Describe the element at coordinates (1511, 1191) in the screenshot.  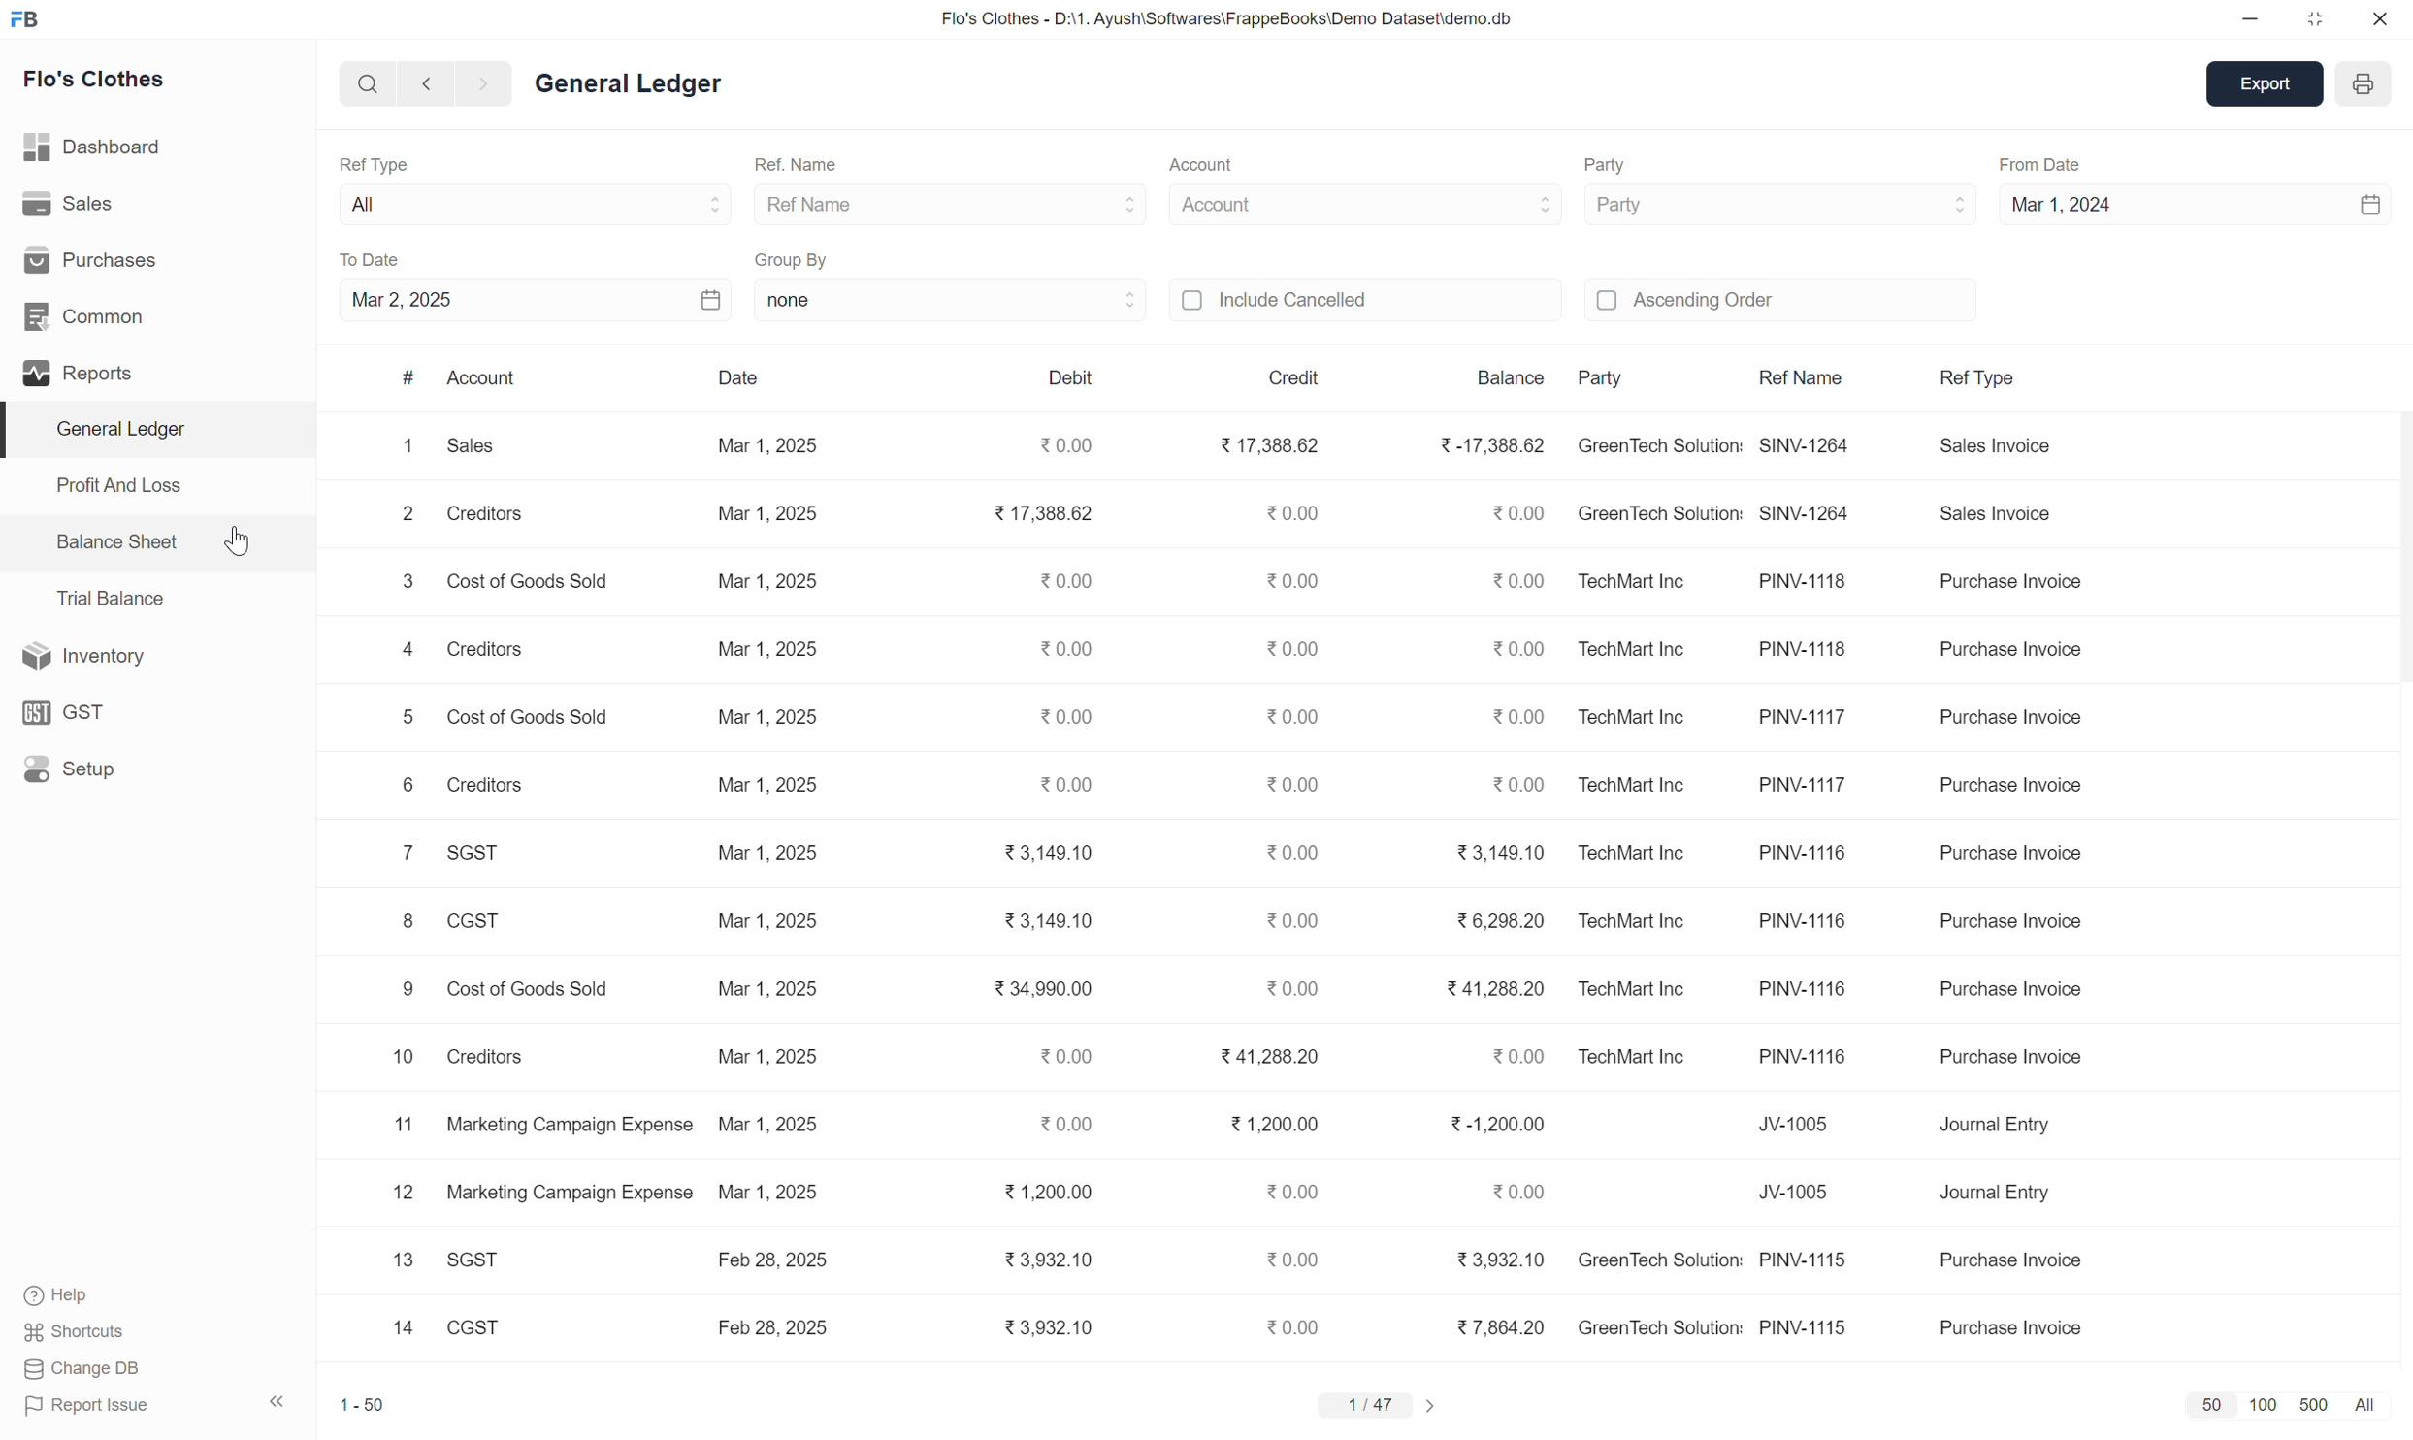
I see `0.00` at that location.